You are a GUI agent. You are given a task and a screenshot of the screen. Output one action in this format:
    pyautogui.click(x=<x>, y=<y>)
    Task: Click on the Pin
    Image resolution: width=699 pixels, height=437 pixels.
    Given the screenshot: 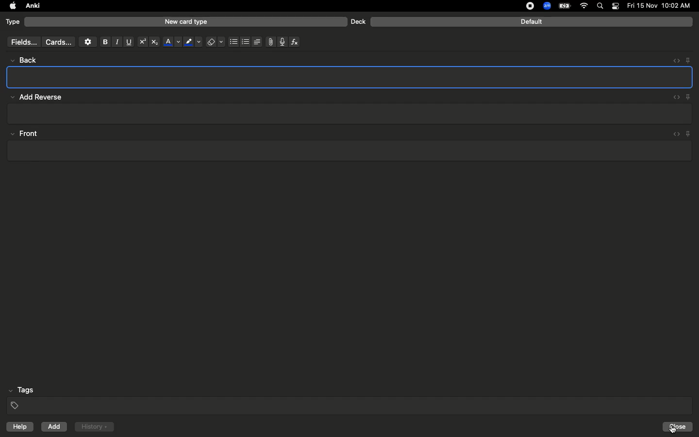 What is the action you would take?
    pyautogui.click(x=688, y=60)
    